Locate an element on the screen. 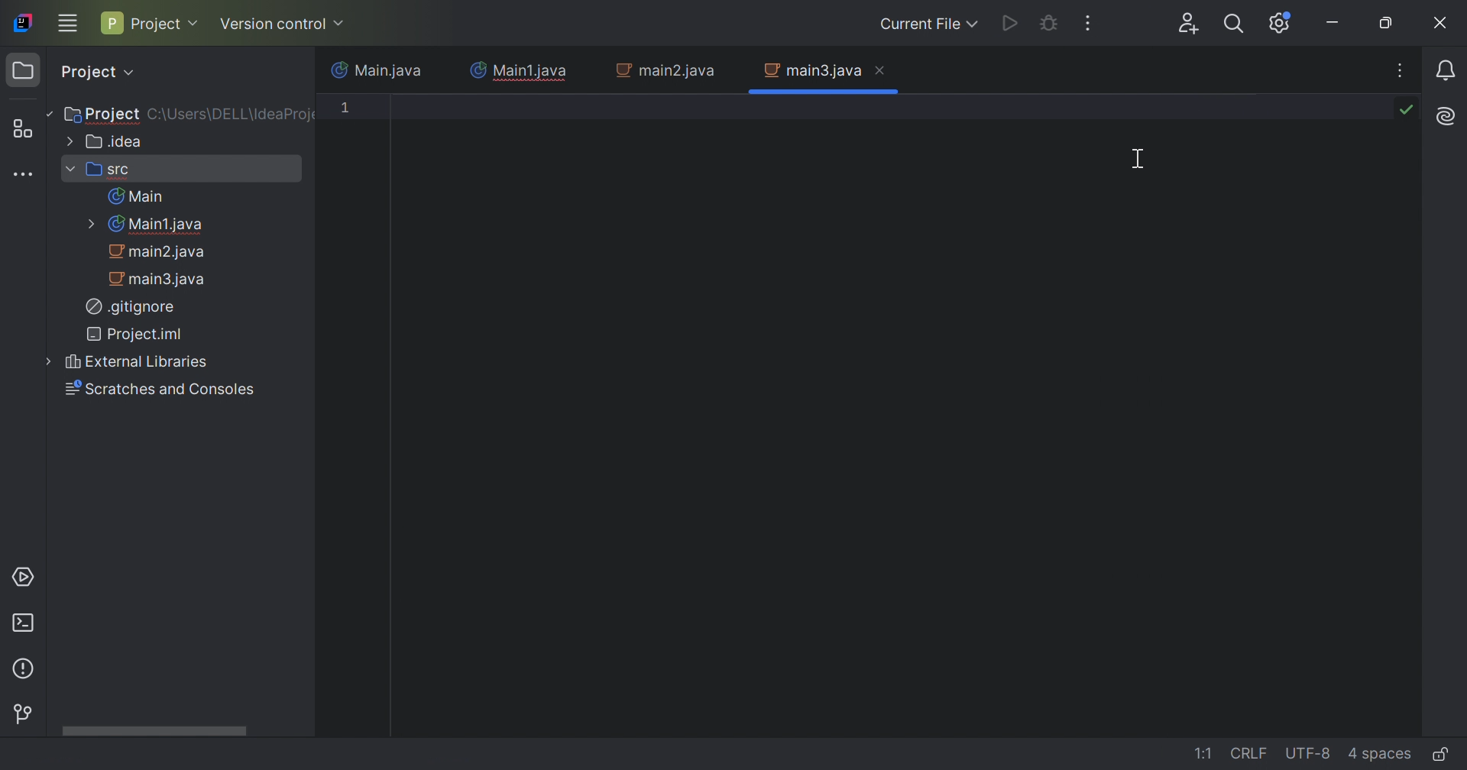 The width and height of the screenshot is (1467, 770). Scratches and Consoles is located at coordinates (157, 387).